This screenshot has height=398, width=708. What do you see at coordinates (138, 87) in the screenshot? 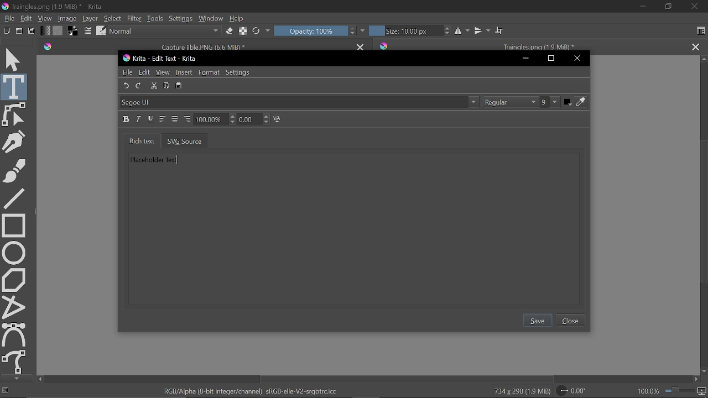
I see `Redo` at bounding box center [138, 87].